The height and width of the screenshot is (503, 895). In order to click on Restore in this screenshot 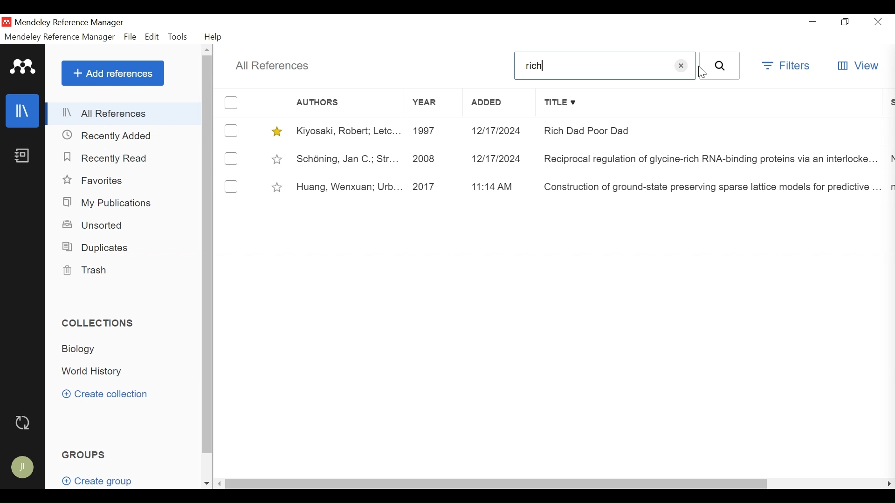, I will do `click(845, 22)`.